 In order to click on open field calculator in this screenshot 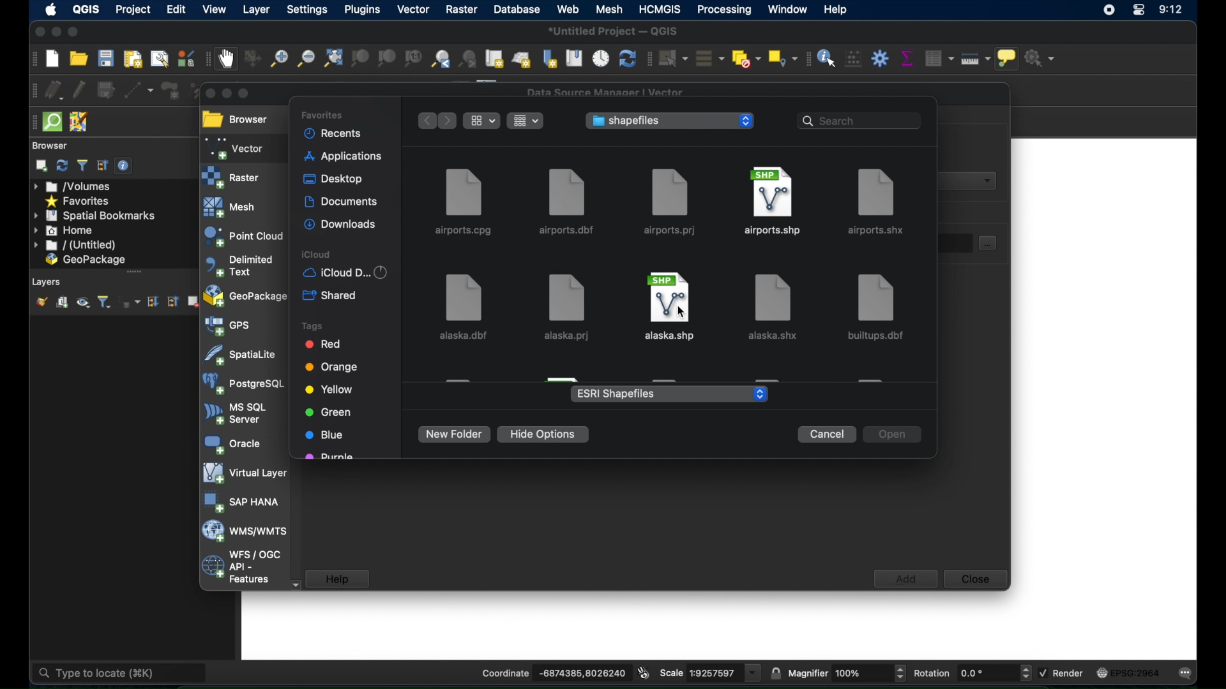, I will do `click(853, 59)`.